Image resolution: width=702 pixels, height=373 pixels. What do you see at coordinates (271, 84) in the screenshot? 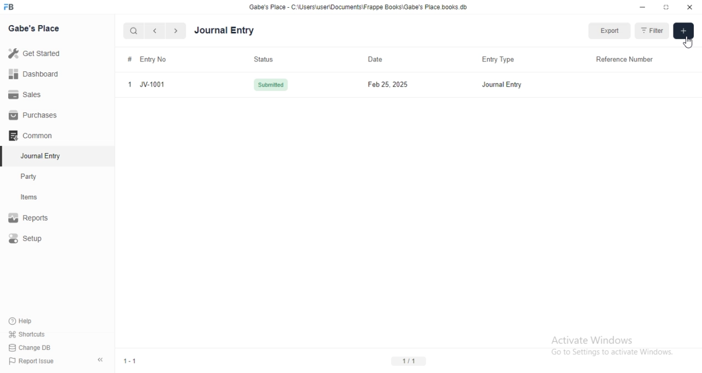
I see `Submitted` at bounding box center [271, 84].